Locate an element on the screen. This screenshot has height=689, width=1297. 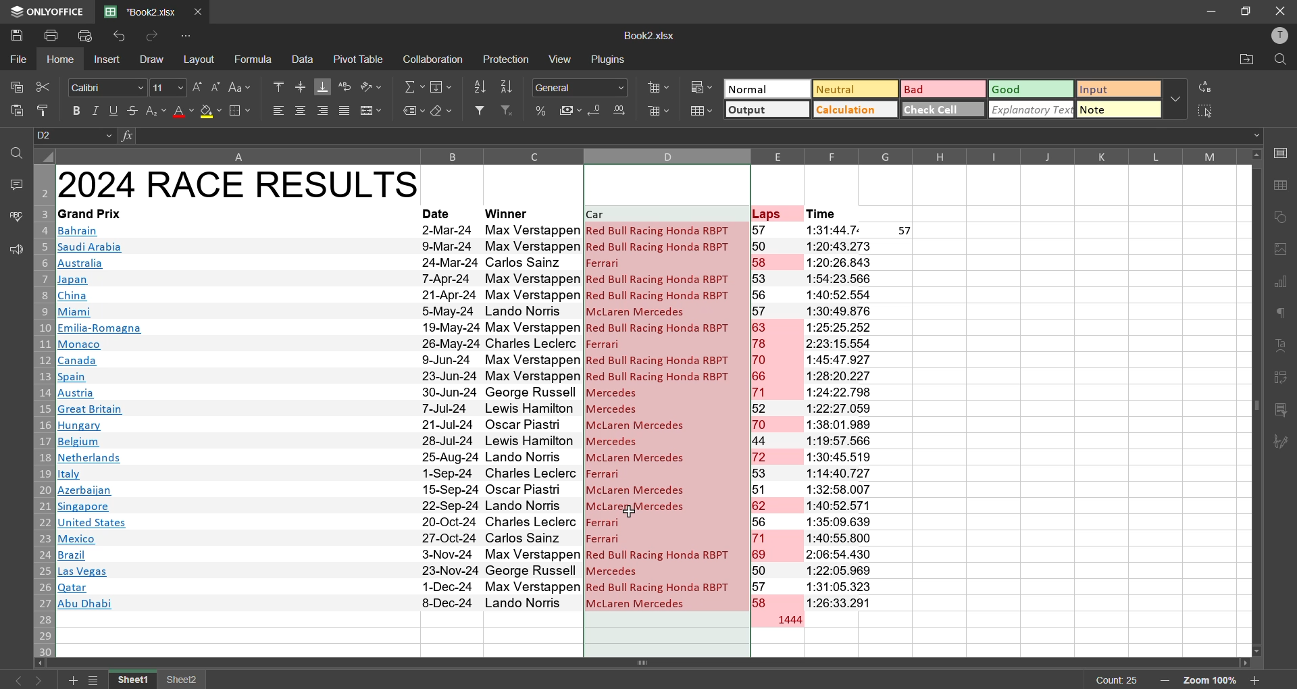
images is located at coordinates (1281, 249).